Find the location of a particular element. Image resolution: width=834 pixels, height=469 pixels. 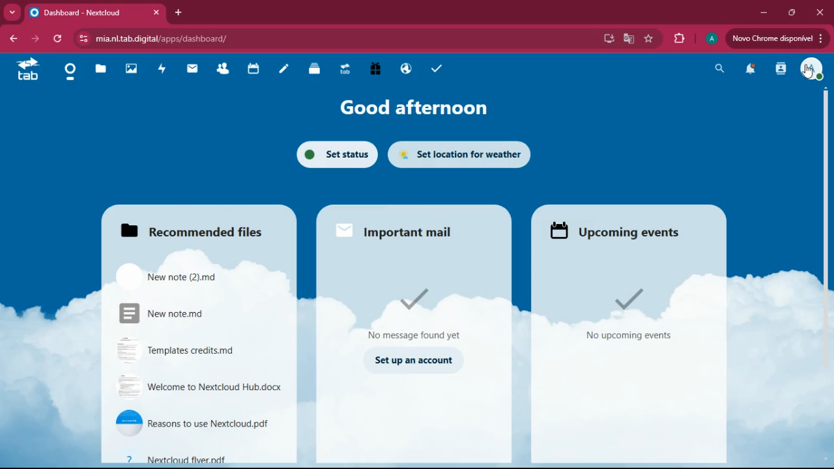

images is located at coordinates (131, 70).